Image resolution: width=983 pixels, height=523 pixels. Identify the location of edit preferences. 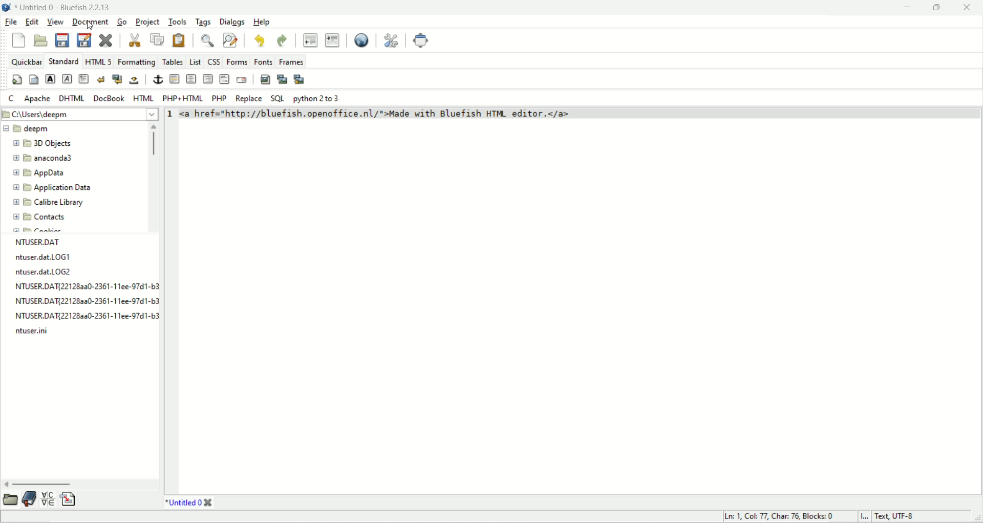
(392, 40).